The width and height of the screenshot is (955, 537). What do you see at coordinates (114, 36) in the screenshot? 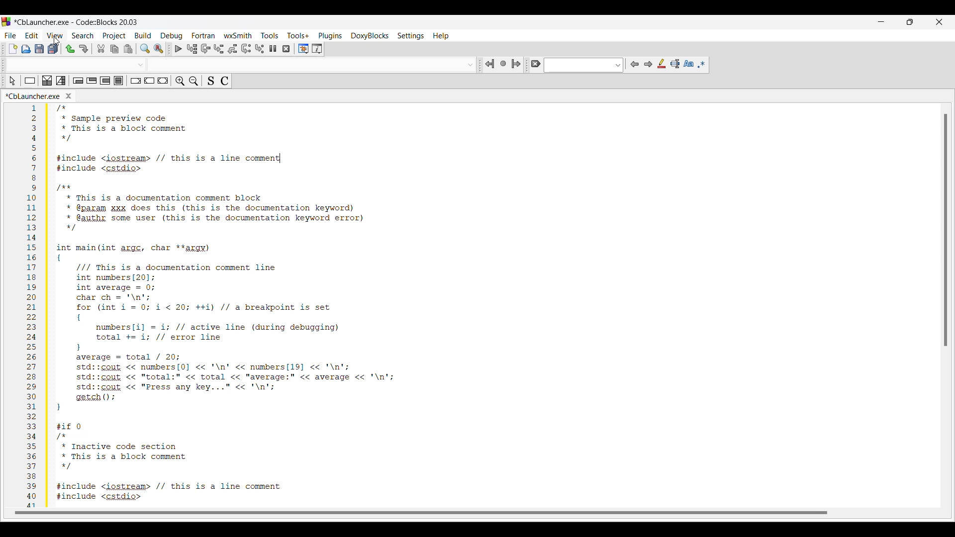
I see `Project menu` at bounding box center [114, 36].